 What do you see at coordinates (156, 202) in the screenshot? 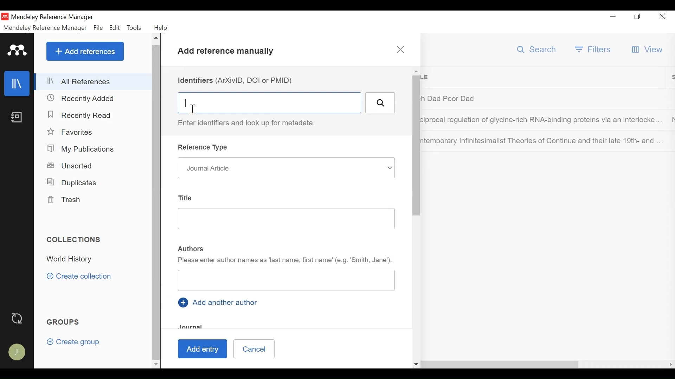
I see `Vertical Scroll bar` at bounding box center [156, 202].